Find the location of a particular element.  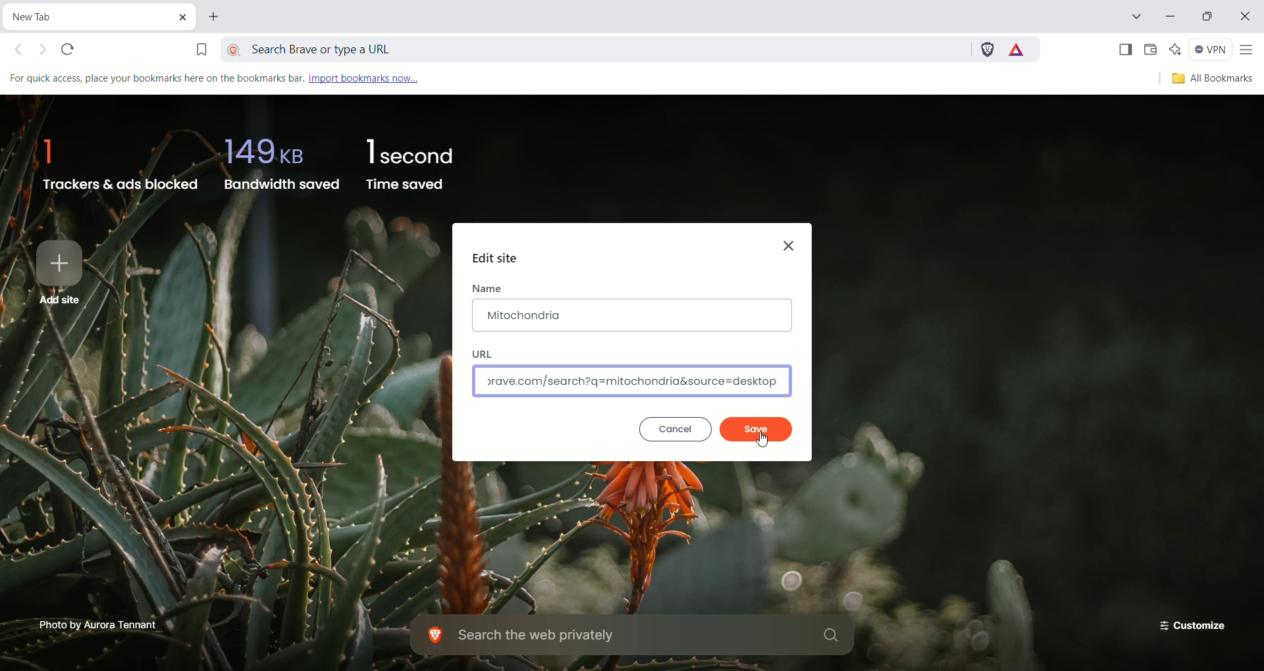

VPN is located at coordinates (1211, 50).